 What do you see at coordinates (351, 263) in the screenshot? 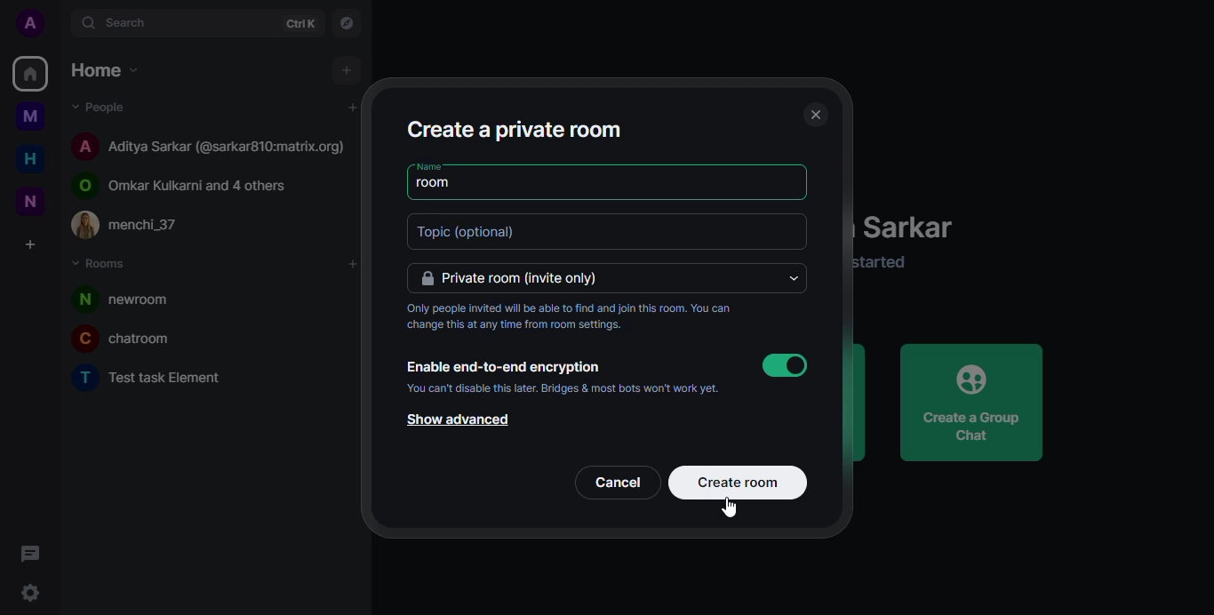
I see `add` at bounding box center [351, 263].